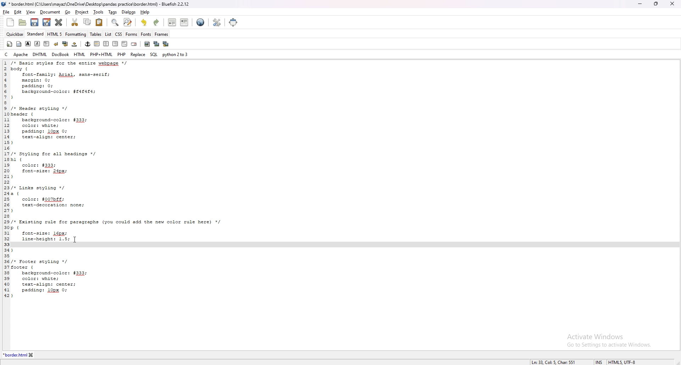 This screenshot has width=681, height=365. Describe the element at coordinates (68, 12) in the screenshot. I see `go` at that location.